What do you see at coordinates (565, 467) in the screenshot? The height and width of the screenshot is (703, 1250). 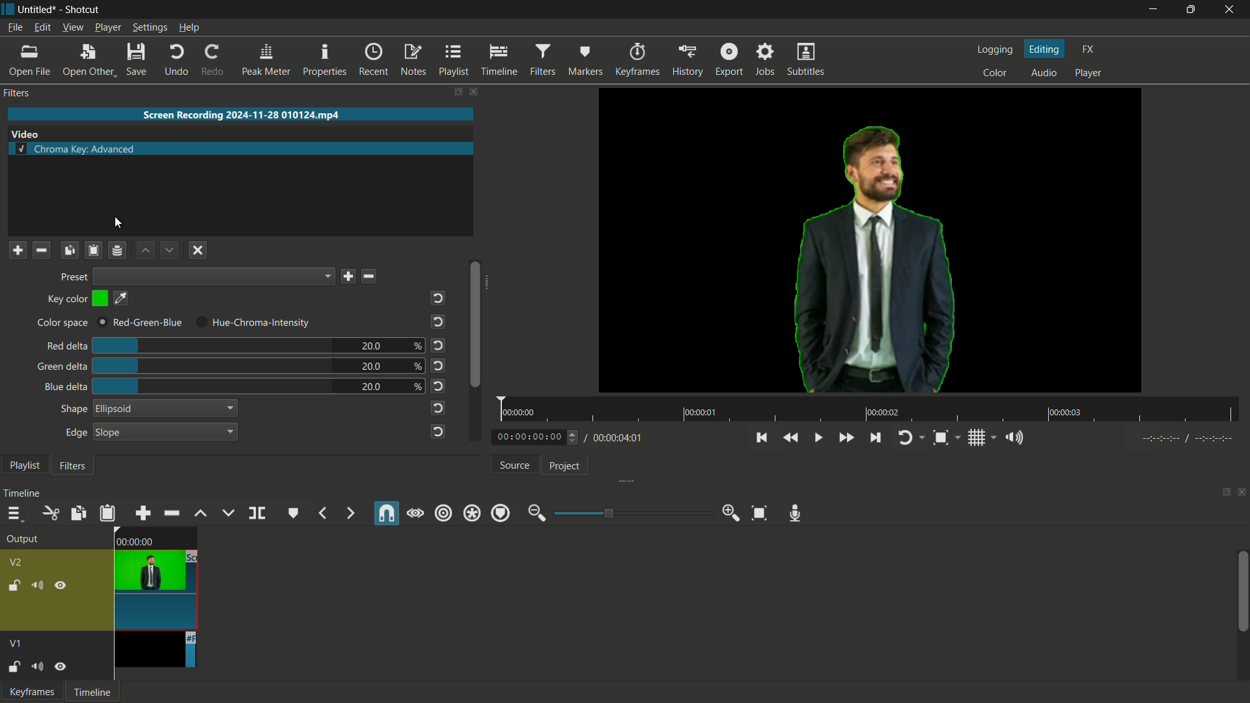 I see `project tab` at bounding box center [565, 467].